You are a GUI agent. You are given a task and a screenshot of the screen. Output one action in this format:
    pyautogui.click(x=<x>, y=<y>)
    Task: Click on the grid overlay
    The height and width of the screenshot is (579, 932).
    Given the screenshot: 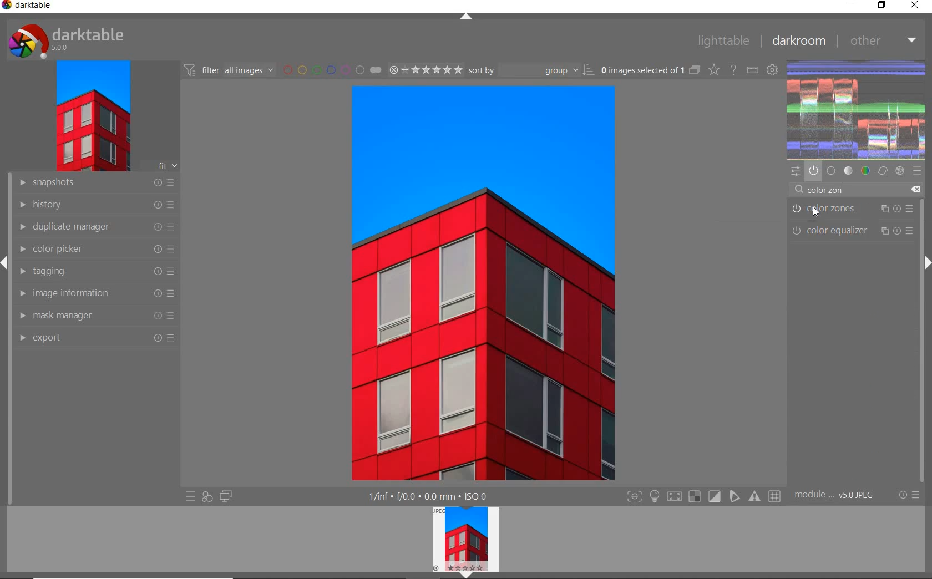 What is the action you would take?
    pyautogui.click(x=775, y=495)
    